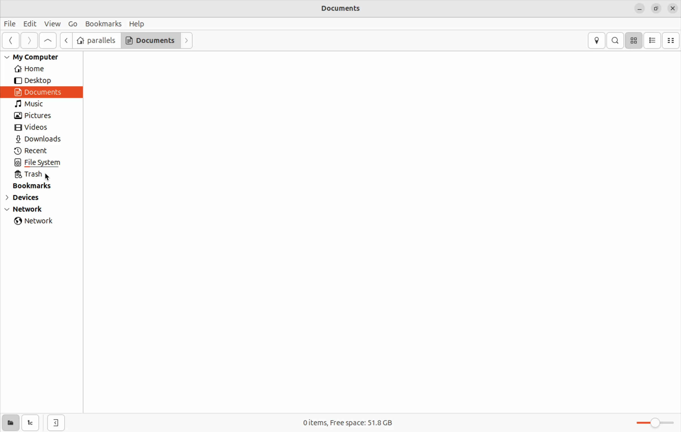 This screenshot has width=681, height=432. Describe the element at coordinates (53, 24) in the screenshot. I see `view` at that location.